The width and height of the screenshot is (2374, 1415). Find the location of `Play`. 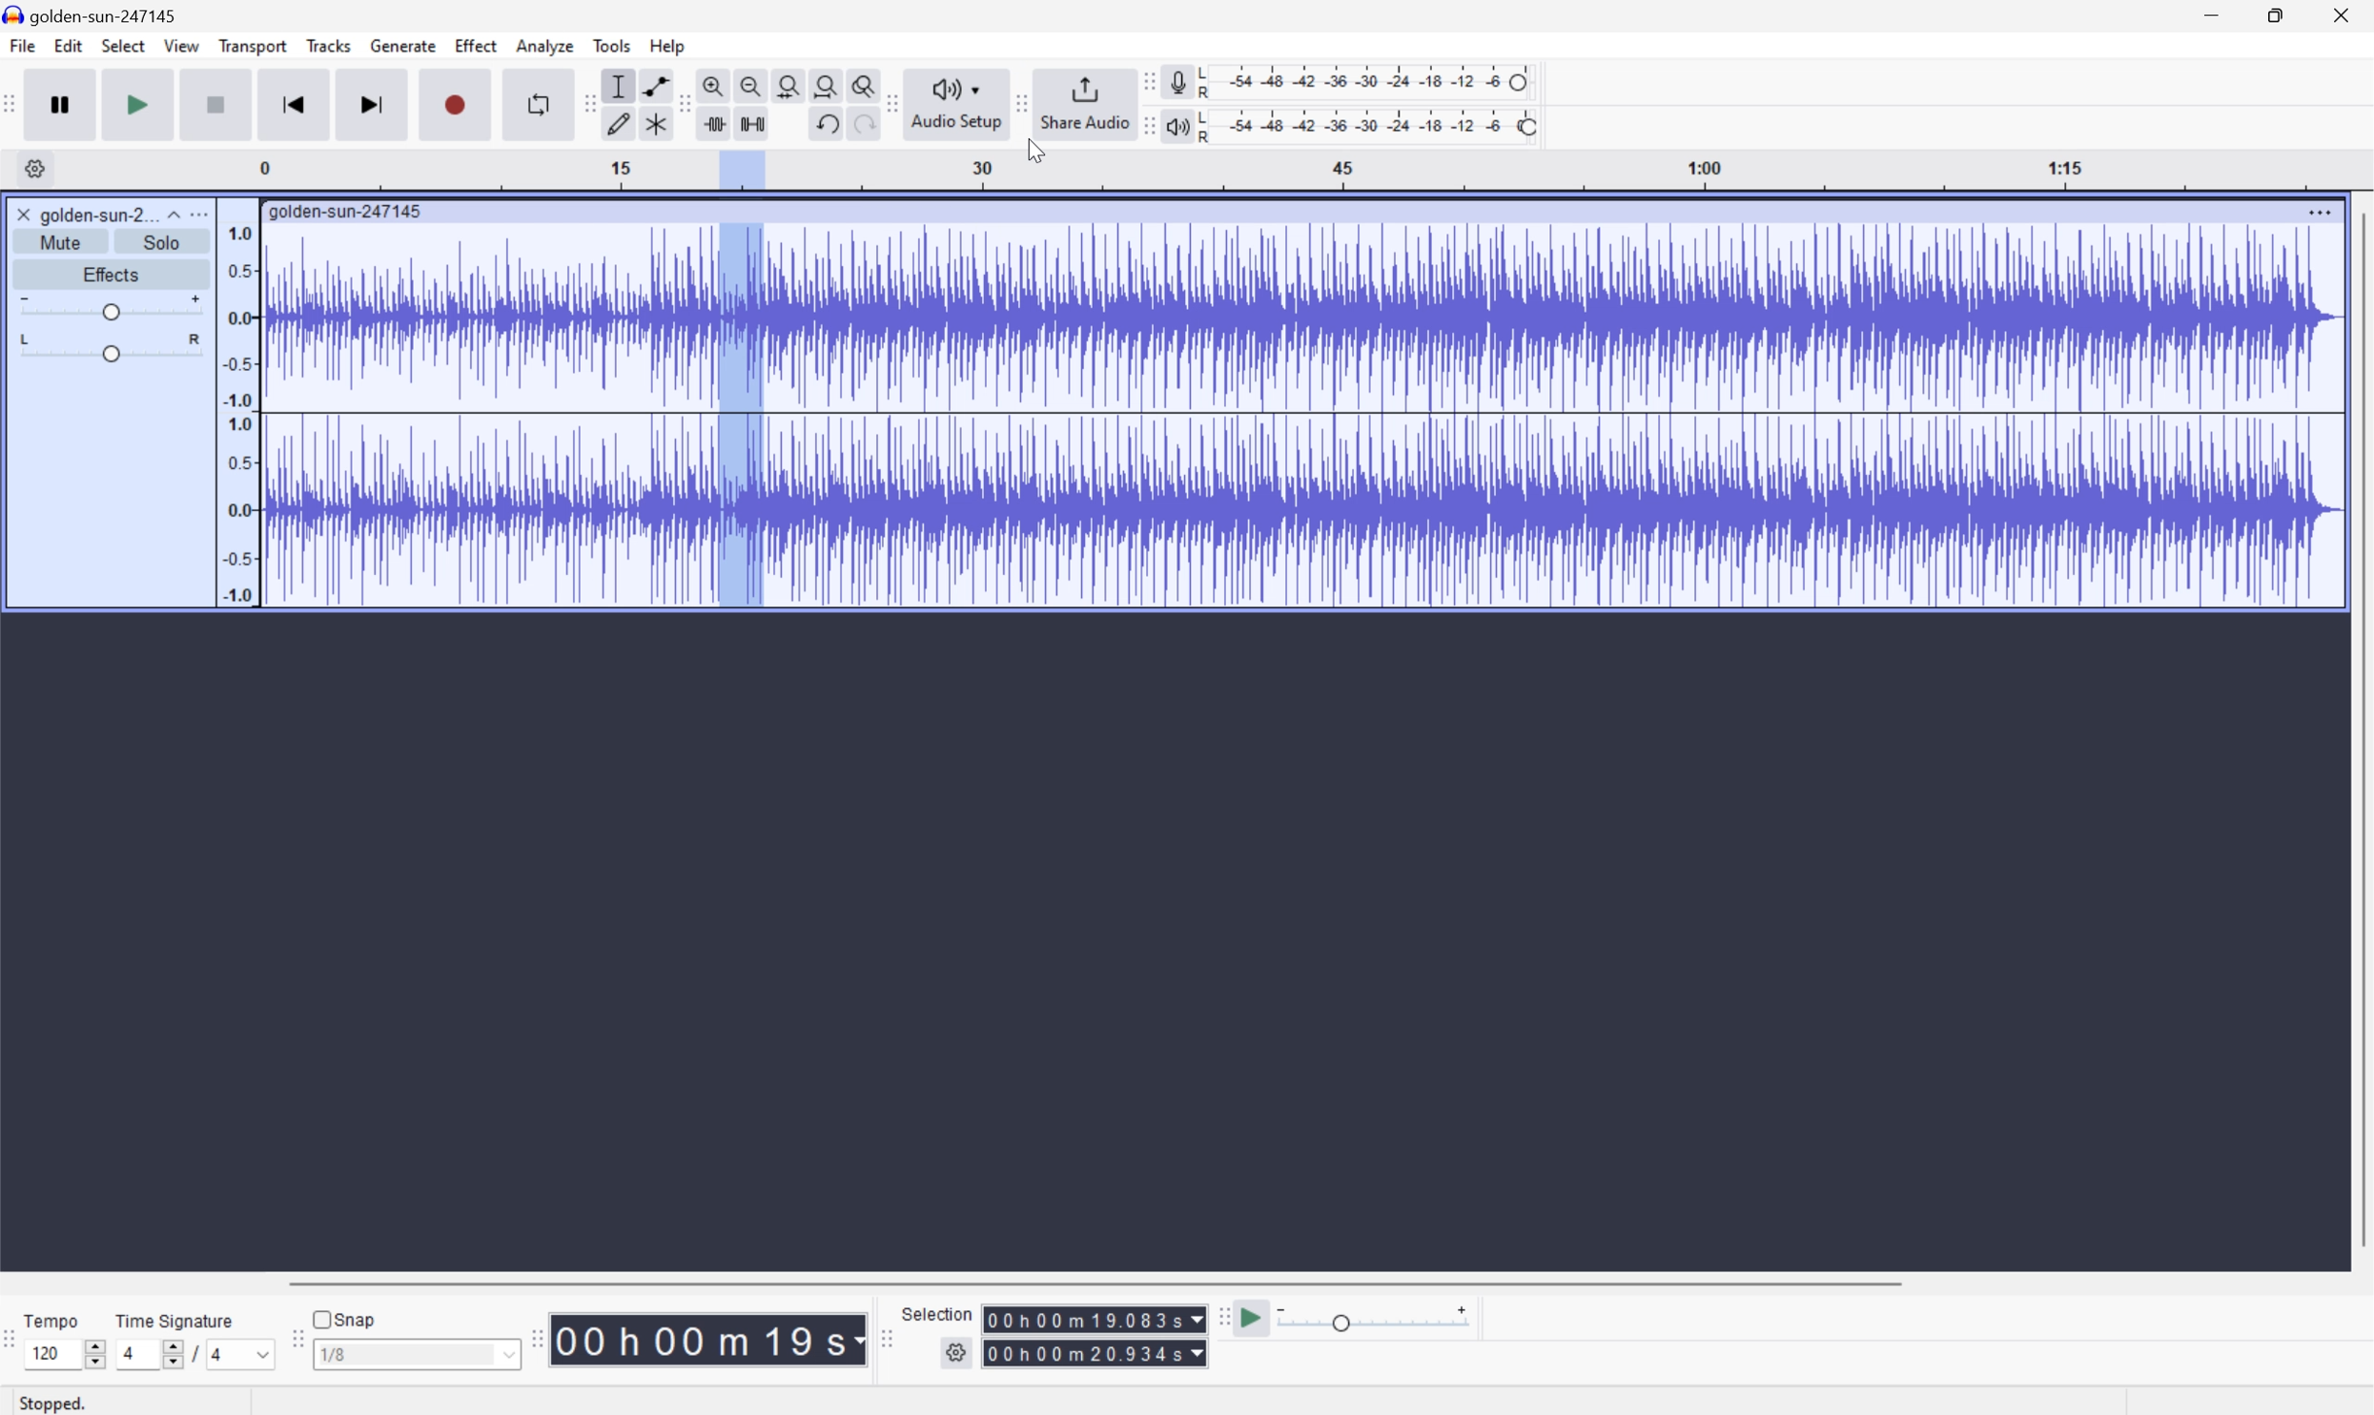

Play is located at coordinates (139, 105).